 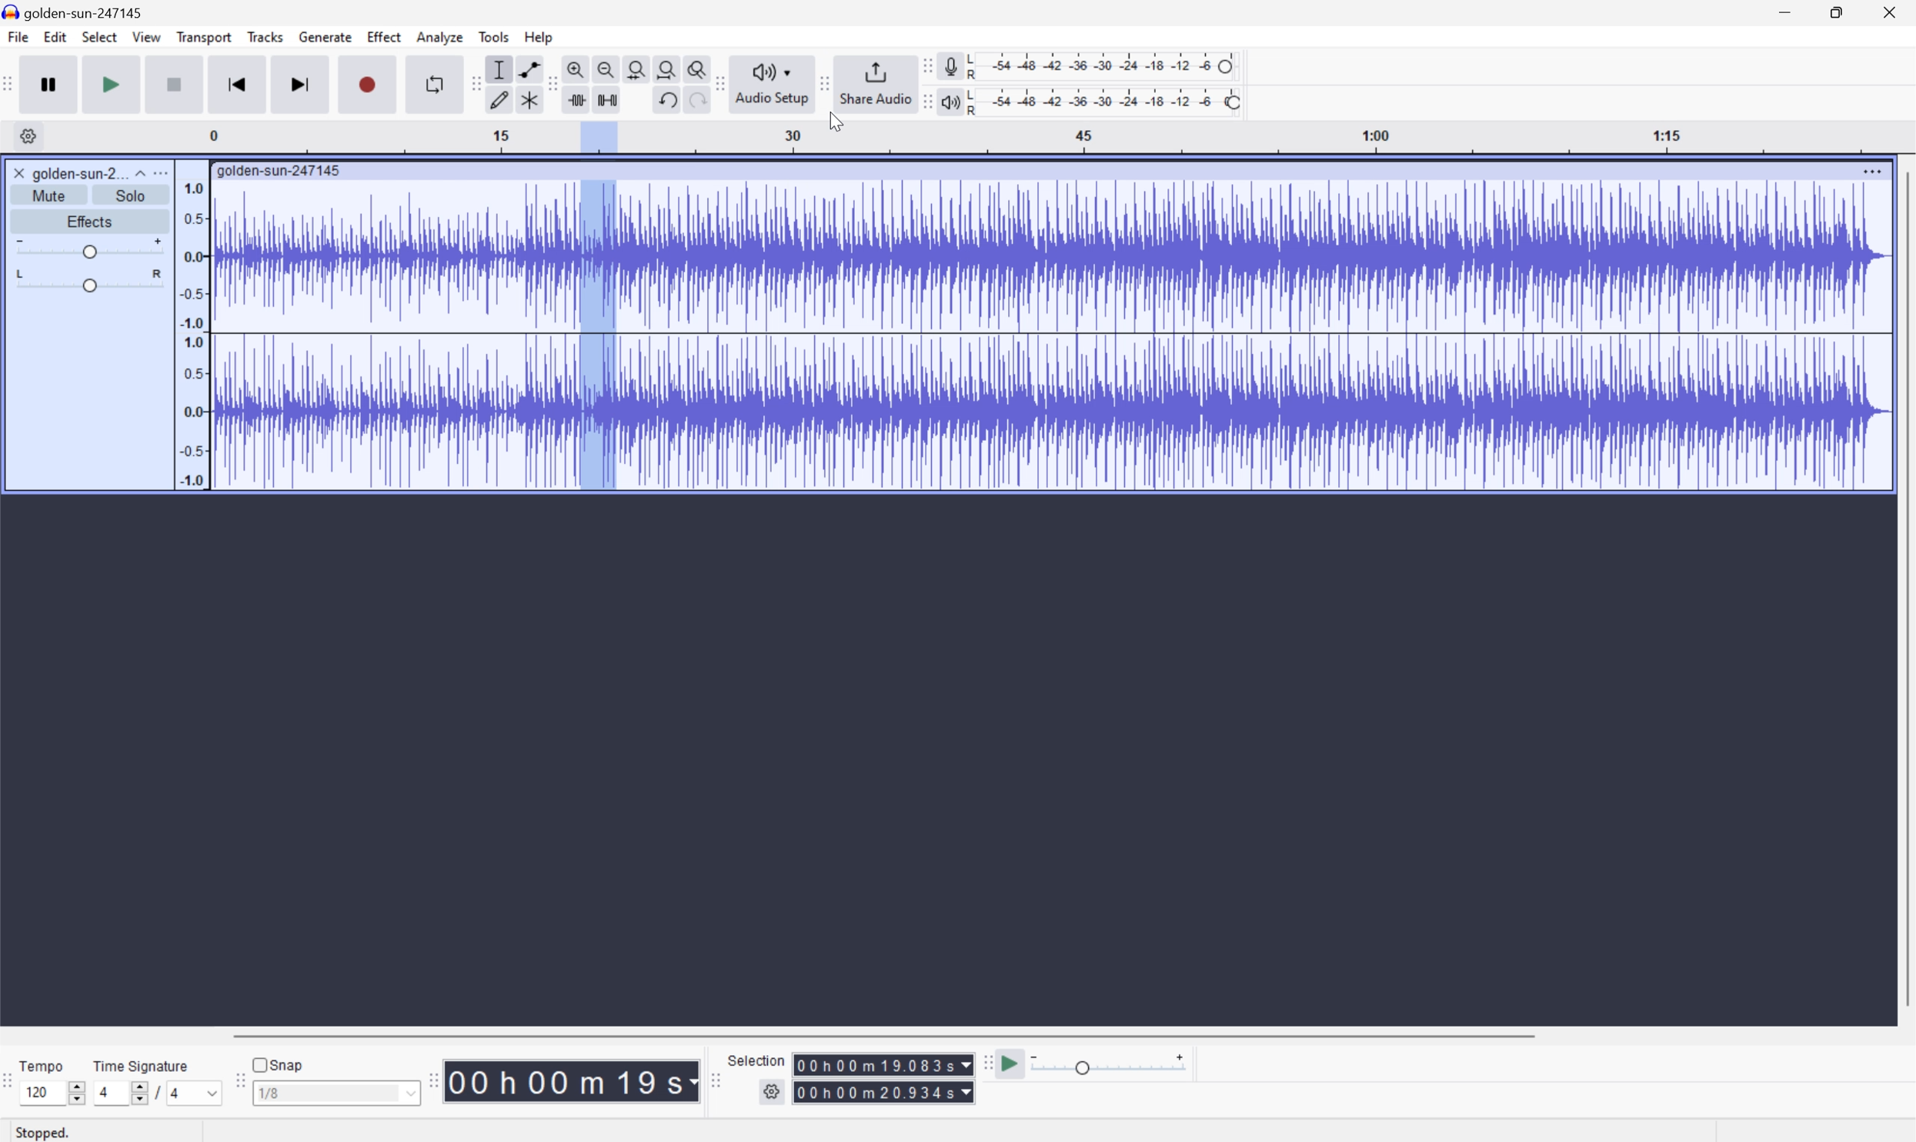 I want to click on Audacity audio setup toolbar, so click(x=719, y=83).